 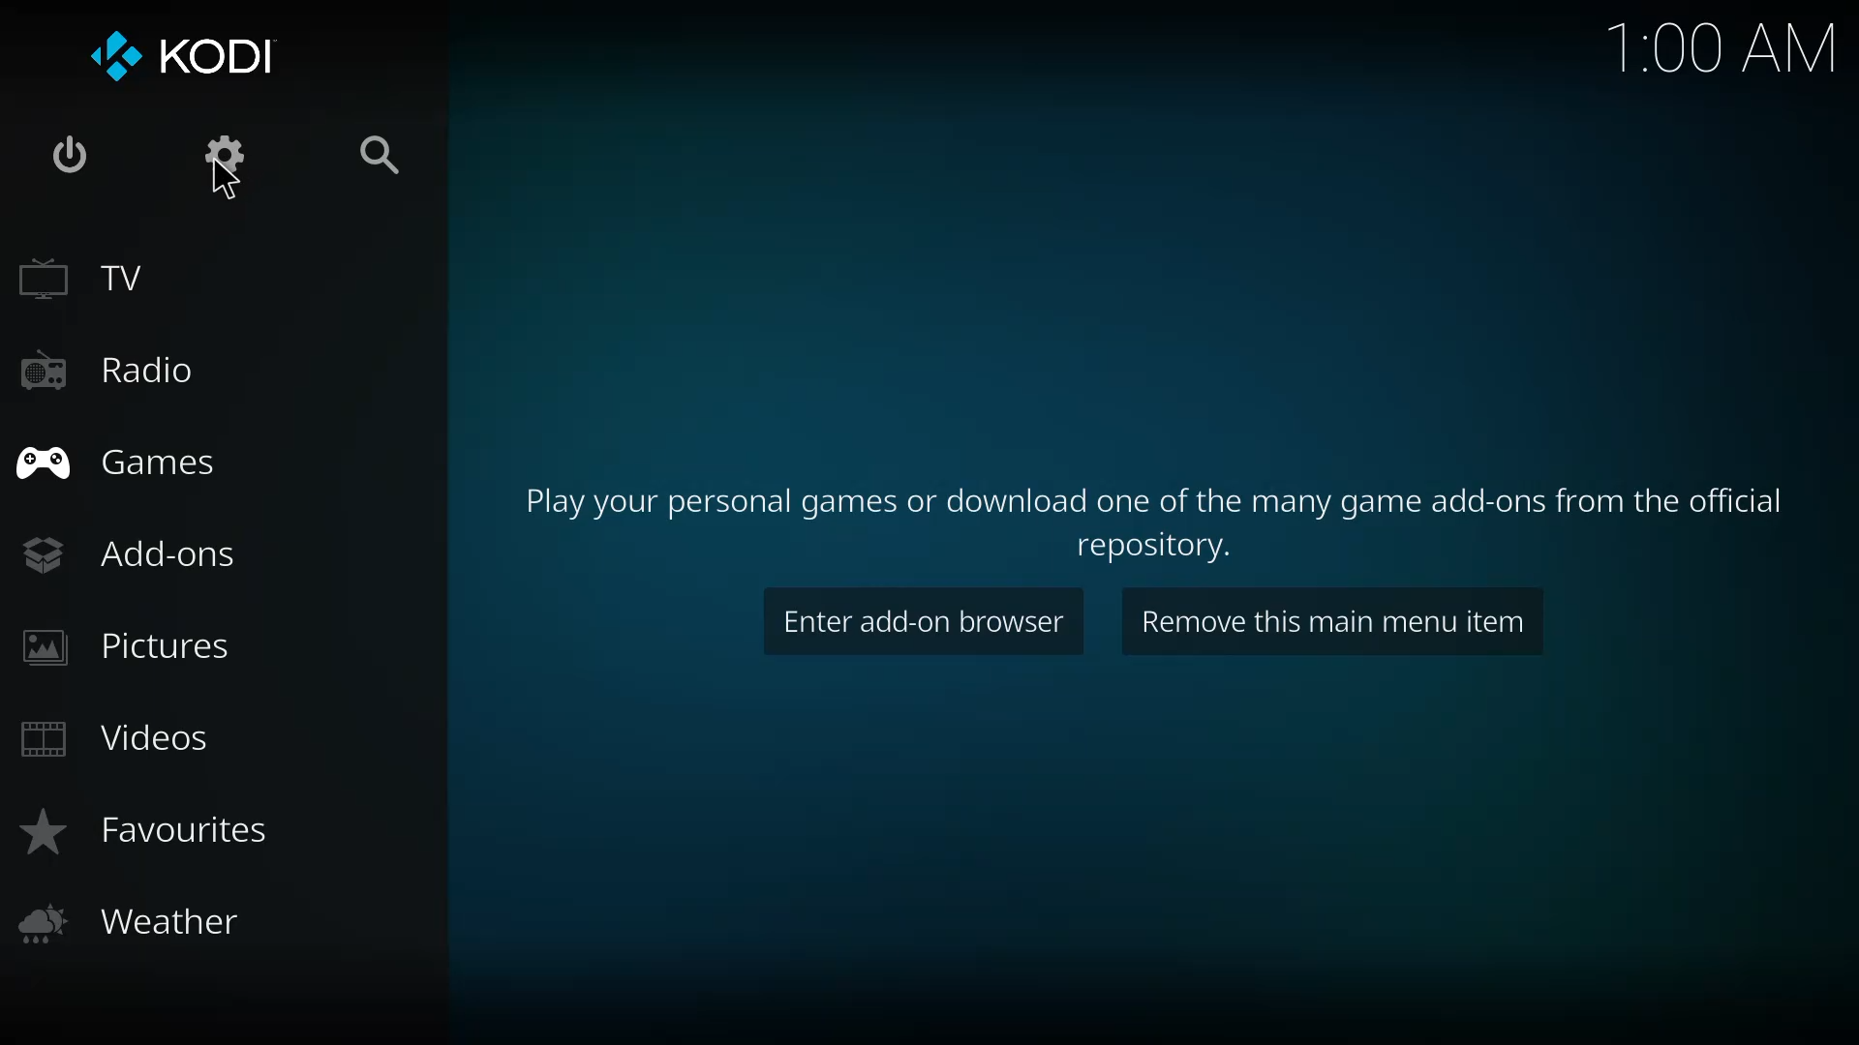 What do you see at coordinates (137, 553) in the screenshot?
I see `add-ons` at bounding box center [137, 553].